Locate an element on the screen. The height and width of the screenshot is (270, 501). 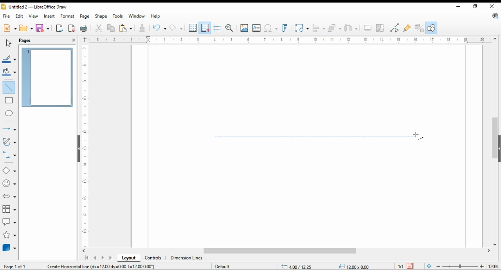
insert text box is located at coordinates (256, 28).